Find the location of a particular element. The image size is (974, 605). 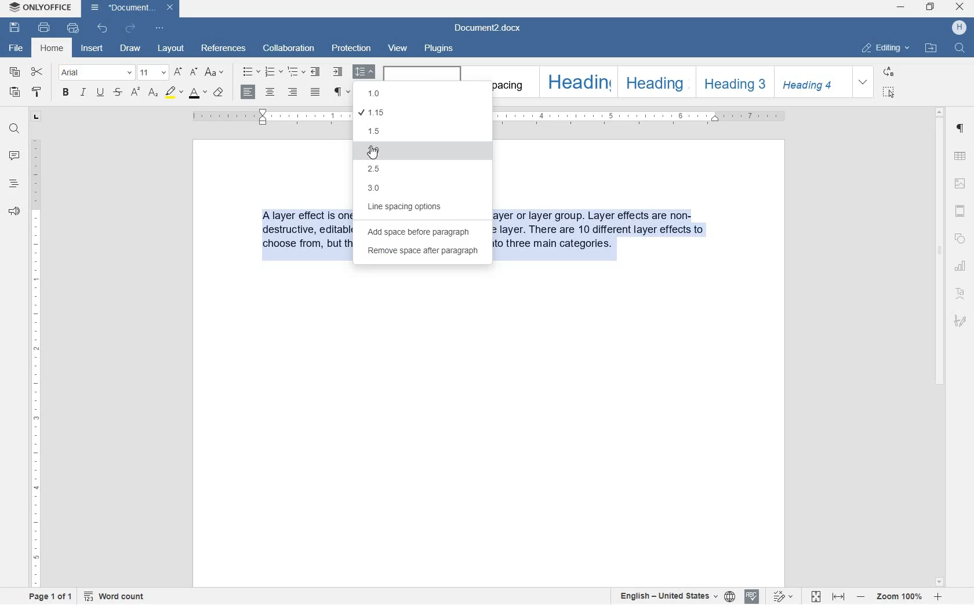

bold is located at coordinates (67, 93).